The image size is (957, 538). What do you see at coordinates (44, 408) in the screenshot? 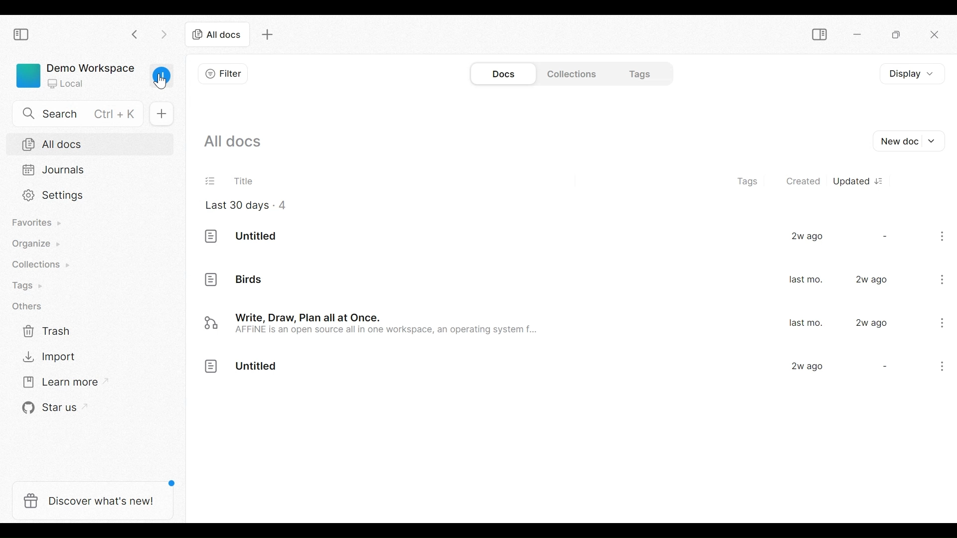
I see `Star us` at bounding box center [44, 408].